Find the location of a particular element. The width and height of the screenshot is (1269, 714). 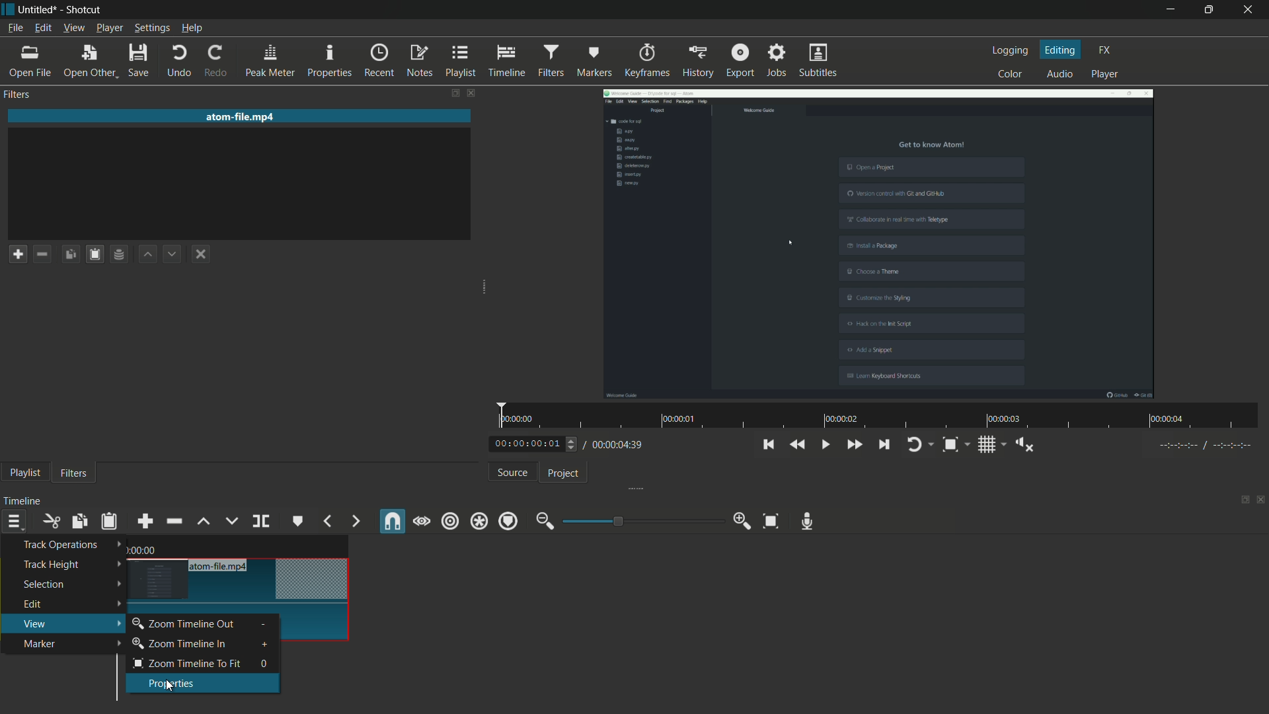

ripple is located at coordinates (449, 523).